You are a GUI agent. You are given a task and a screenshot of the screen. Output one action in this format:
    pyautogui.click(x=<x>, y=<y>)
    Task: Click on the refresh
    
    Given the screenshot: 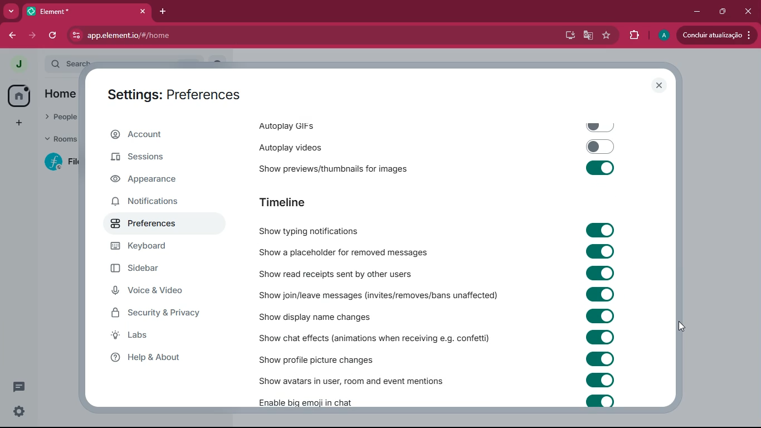 What is the action you would take?
    pyautogui.click(x=52, y=36)
    